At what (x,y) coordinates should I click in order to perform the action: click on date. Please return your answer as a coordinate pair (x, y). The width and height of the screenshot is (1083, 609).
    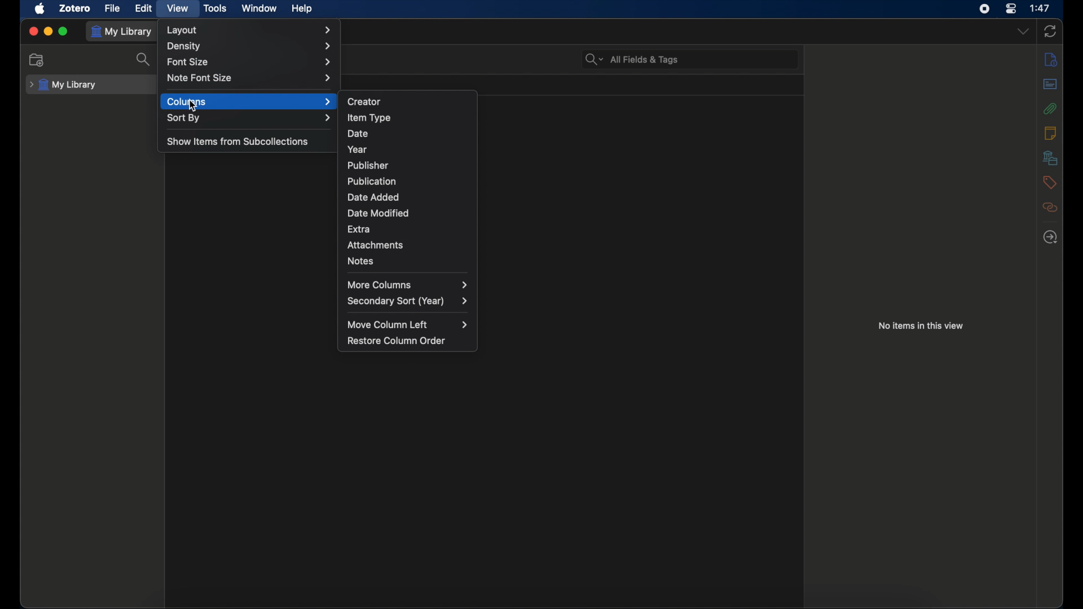
    Looking at the image, I should click on (358, 133).